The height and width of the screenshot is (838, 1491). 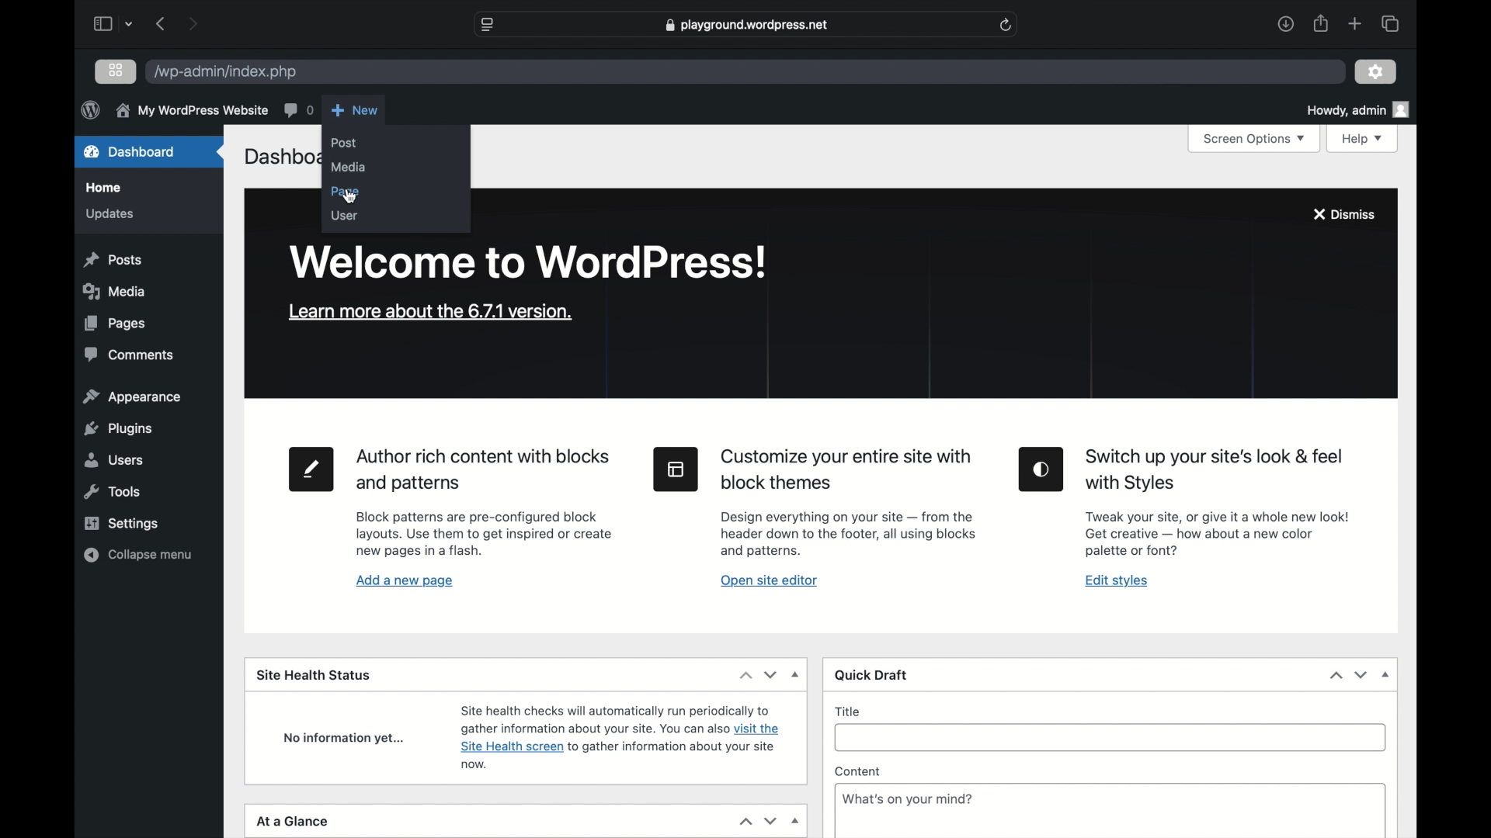 What do you see at coordinates (117, 70) in the screenshot?
I see `grid` at bounding box center [117, 70].